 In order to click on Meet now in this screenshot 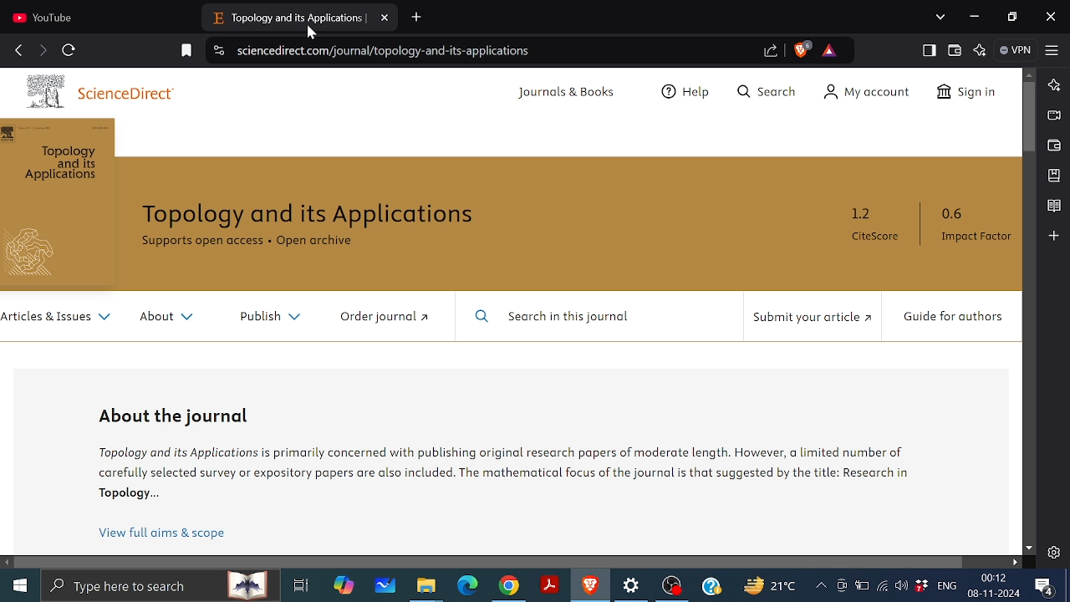, I will do `click(841, 585)`.